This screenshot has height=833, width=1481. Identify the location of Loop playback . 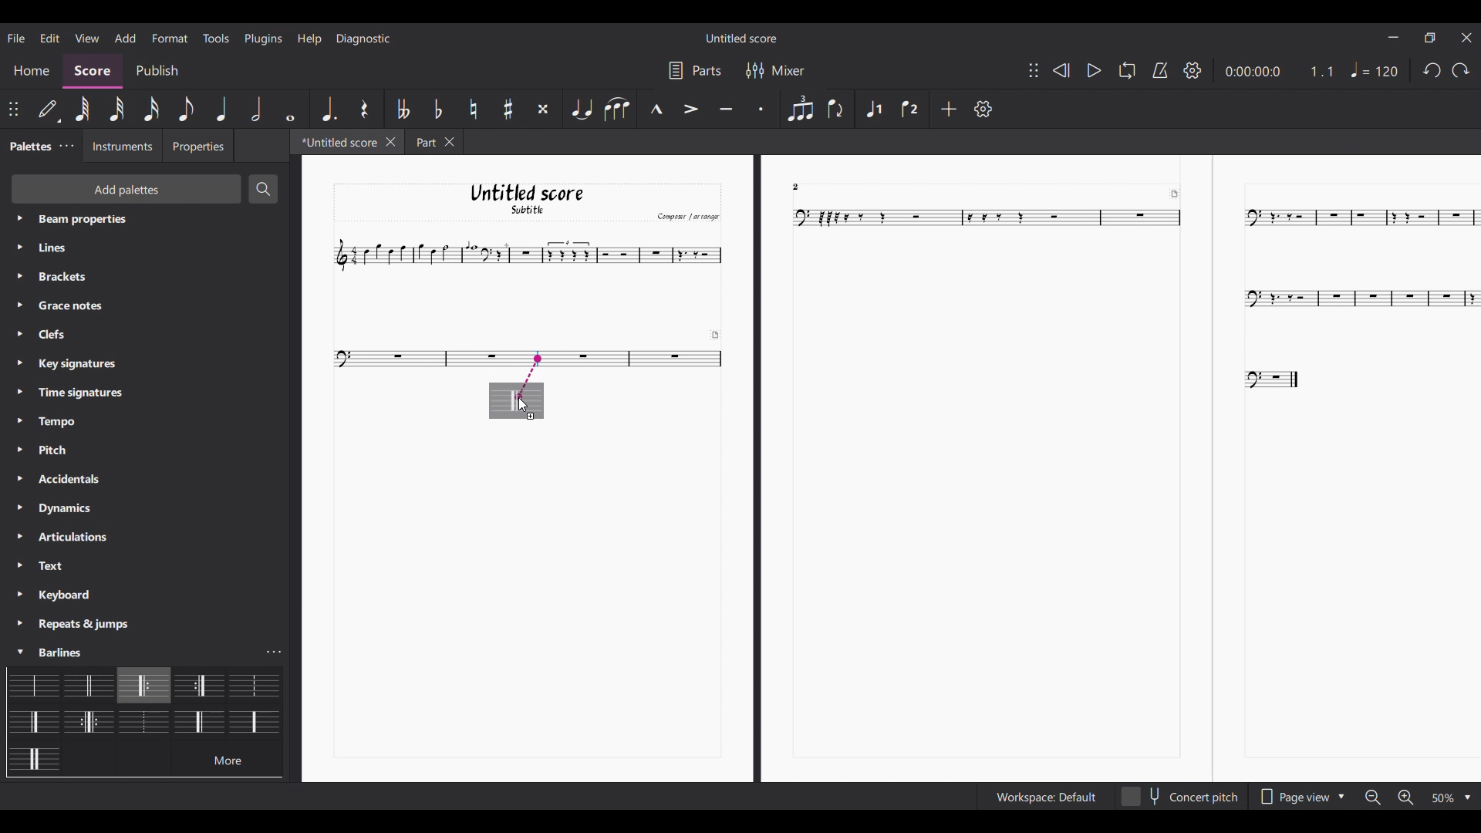
(1128, 70).